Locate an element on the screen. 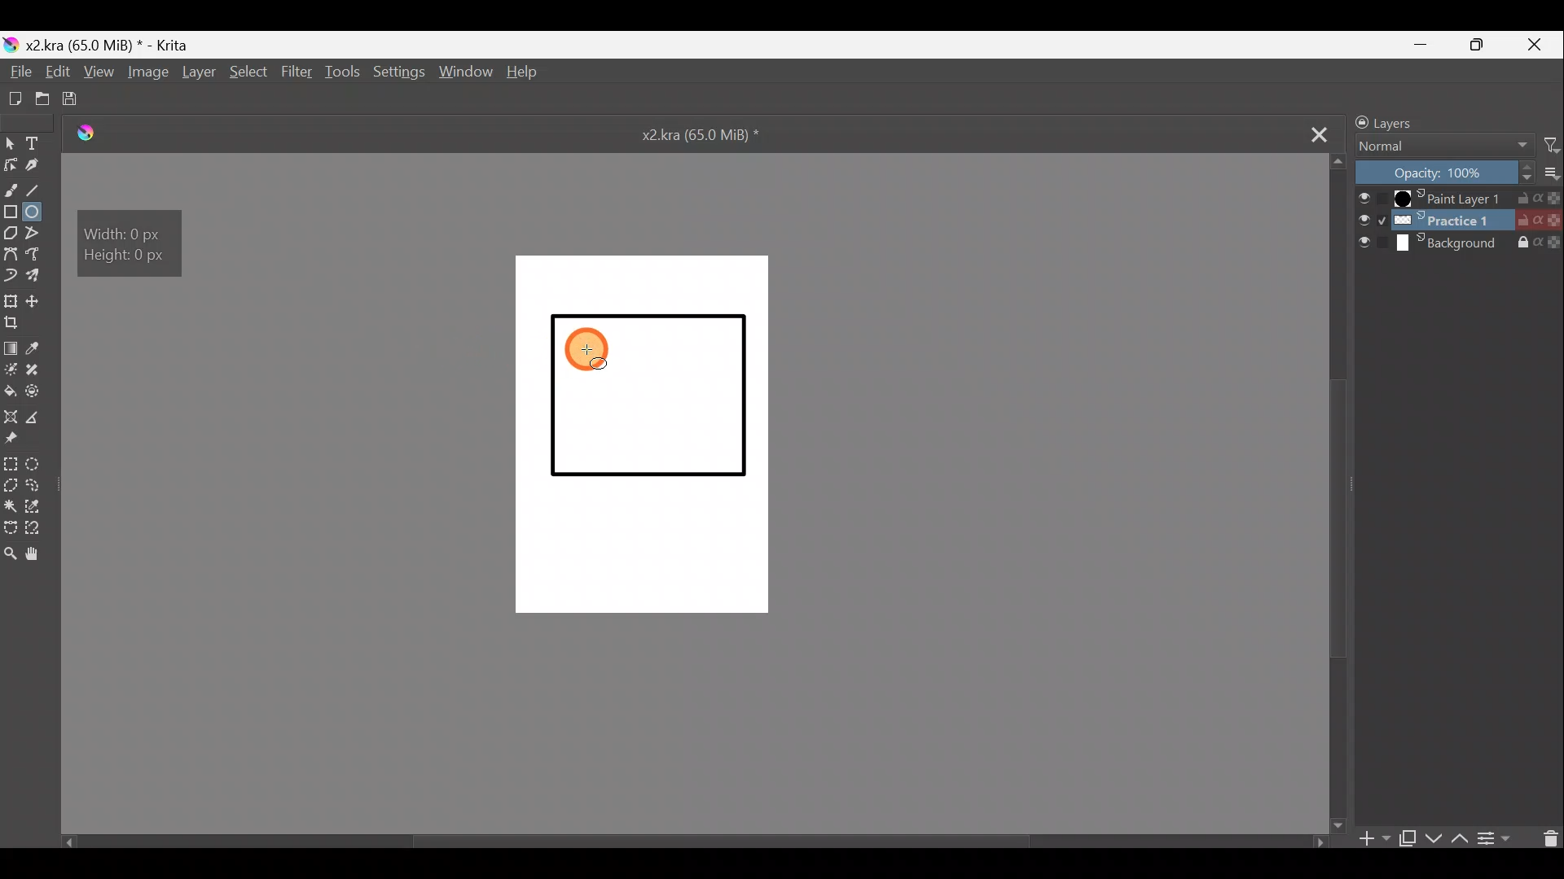 The width and height of the screenshot is (1564, 879). Tools is located at coordinates (346, 73).